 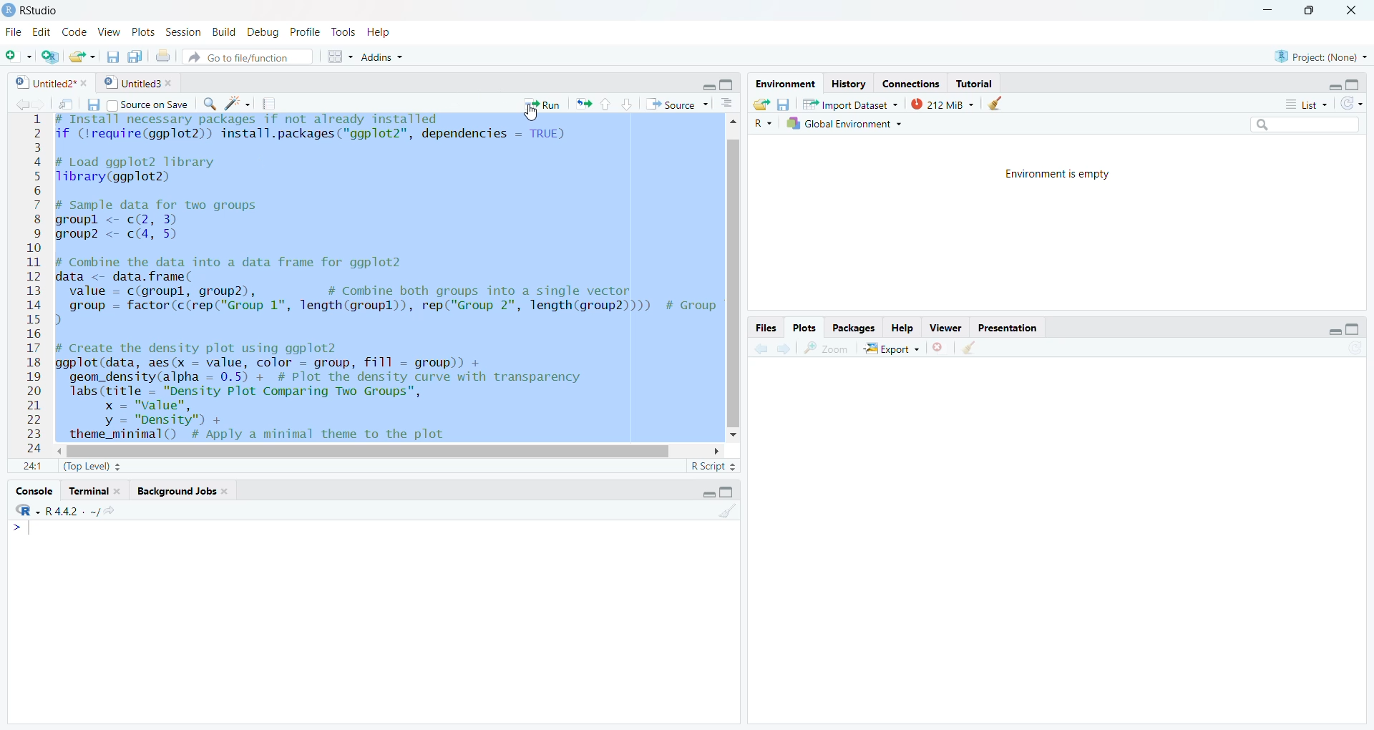 I want to click on go to previous section, so click(x=607, y=103).